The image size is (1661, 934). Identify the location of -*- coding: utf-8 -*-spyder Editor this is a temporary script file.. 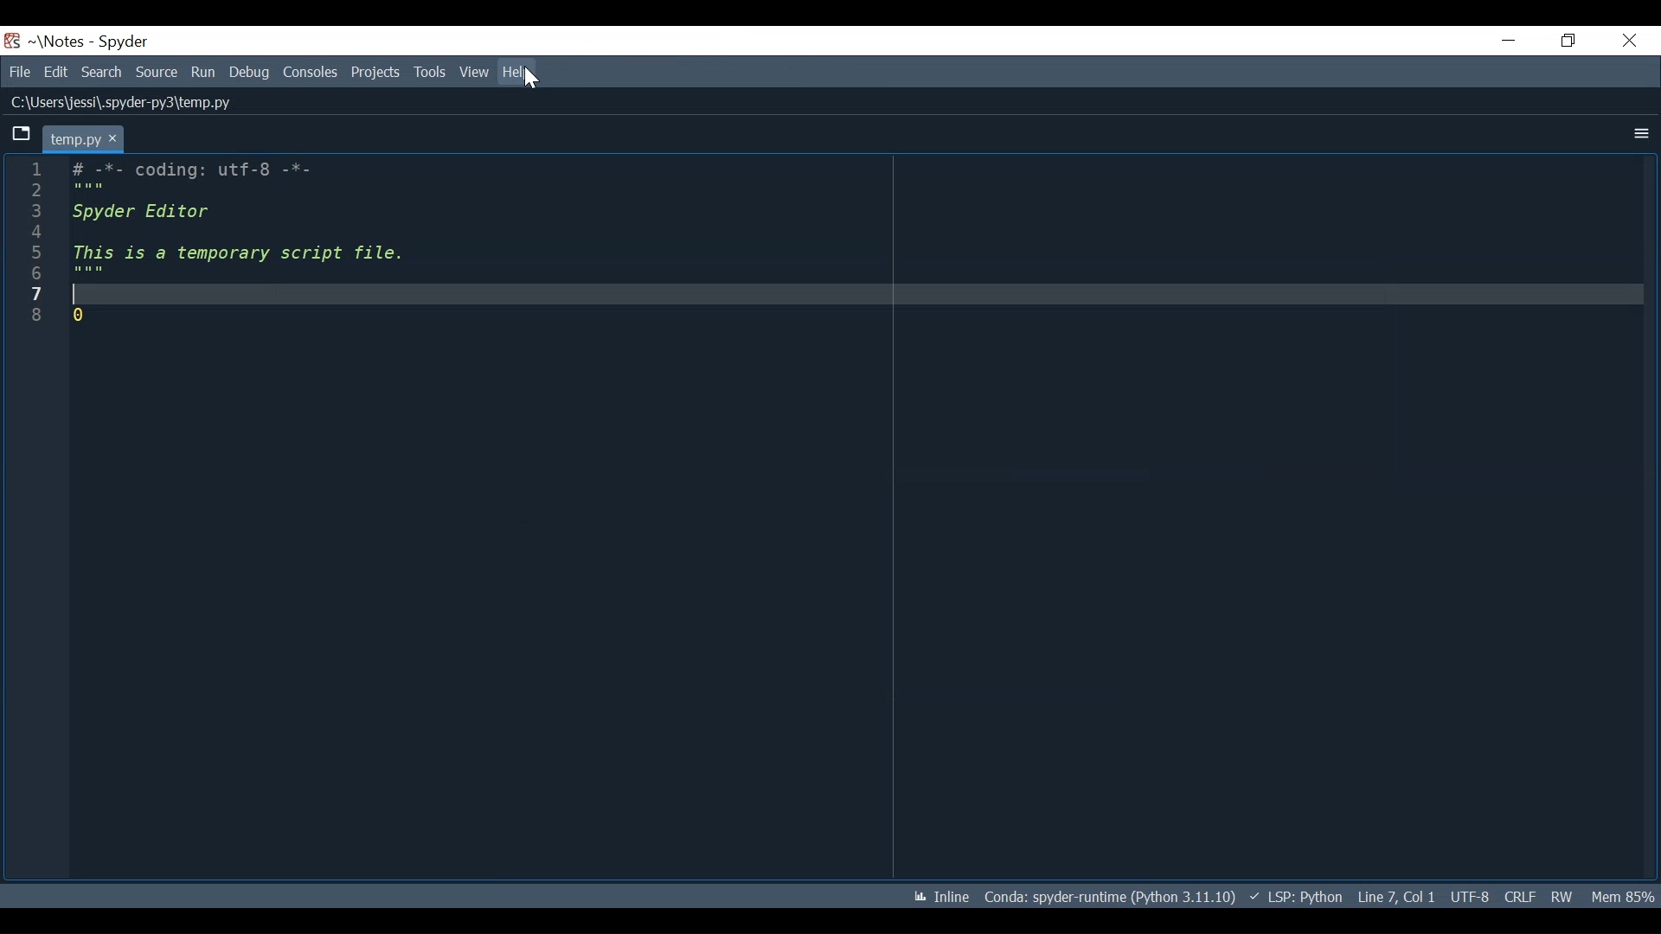
(240, 244).